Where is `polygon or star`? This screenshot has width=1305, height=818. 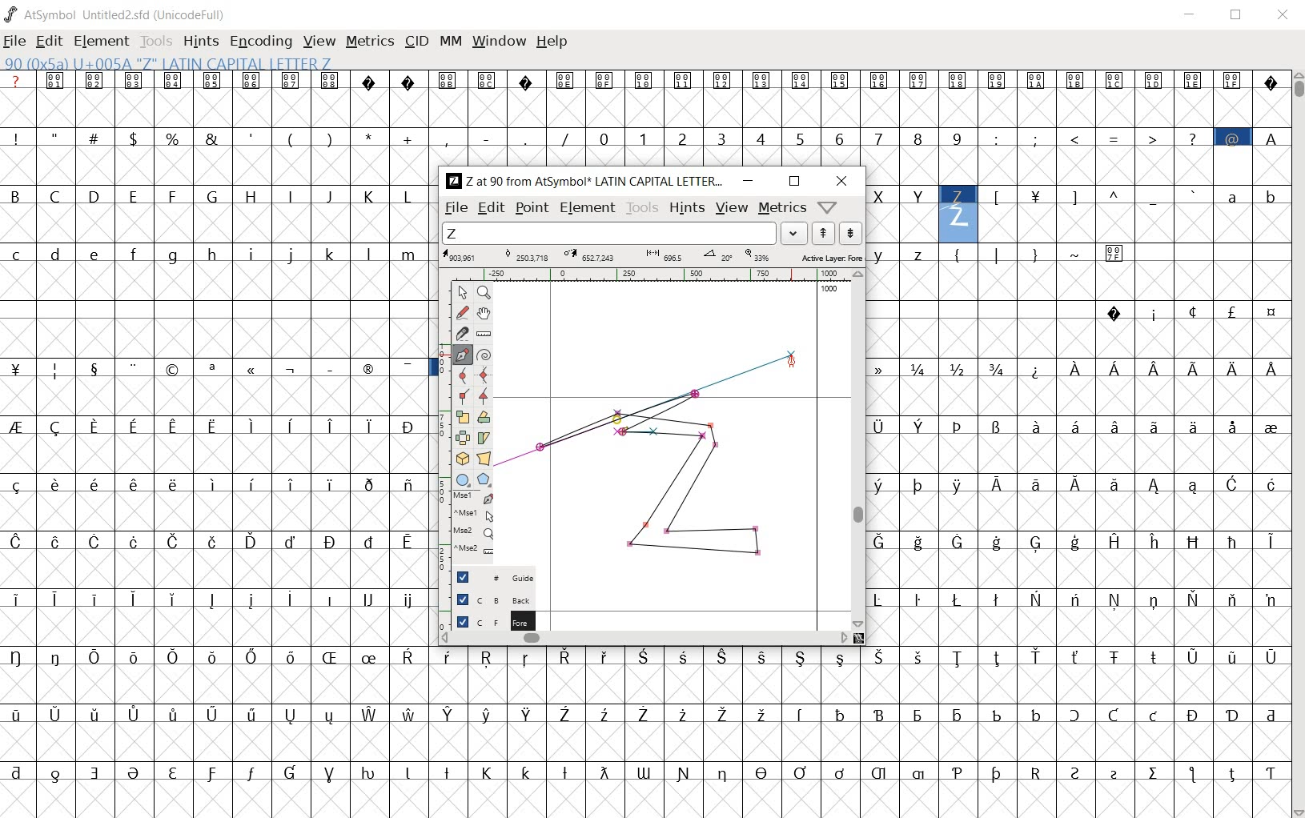 polygon or star is located at coordinates (484, 480).